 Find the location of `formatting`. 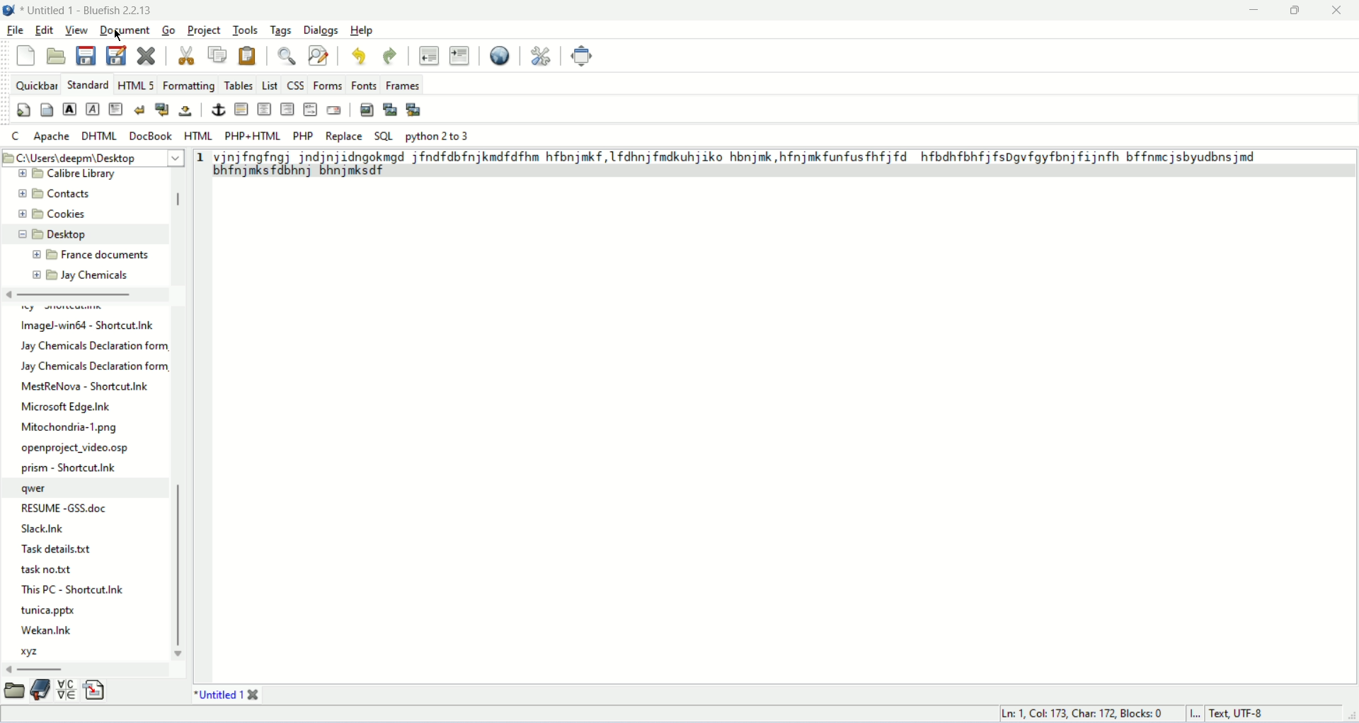

formatting is located at coordinates (190, 85).